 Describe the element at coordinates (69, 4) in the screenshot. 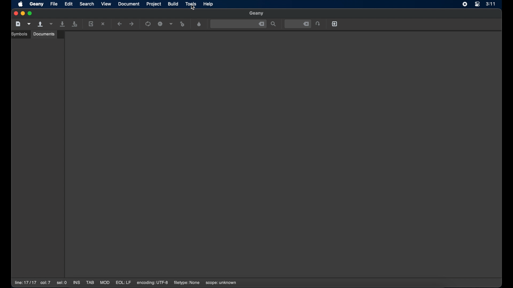

I see `edit` at that location.